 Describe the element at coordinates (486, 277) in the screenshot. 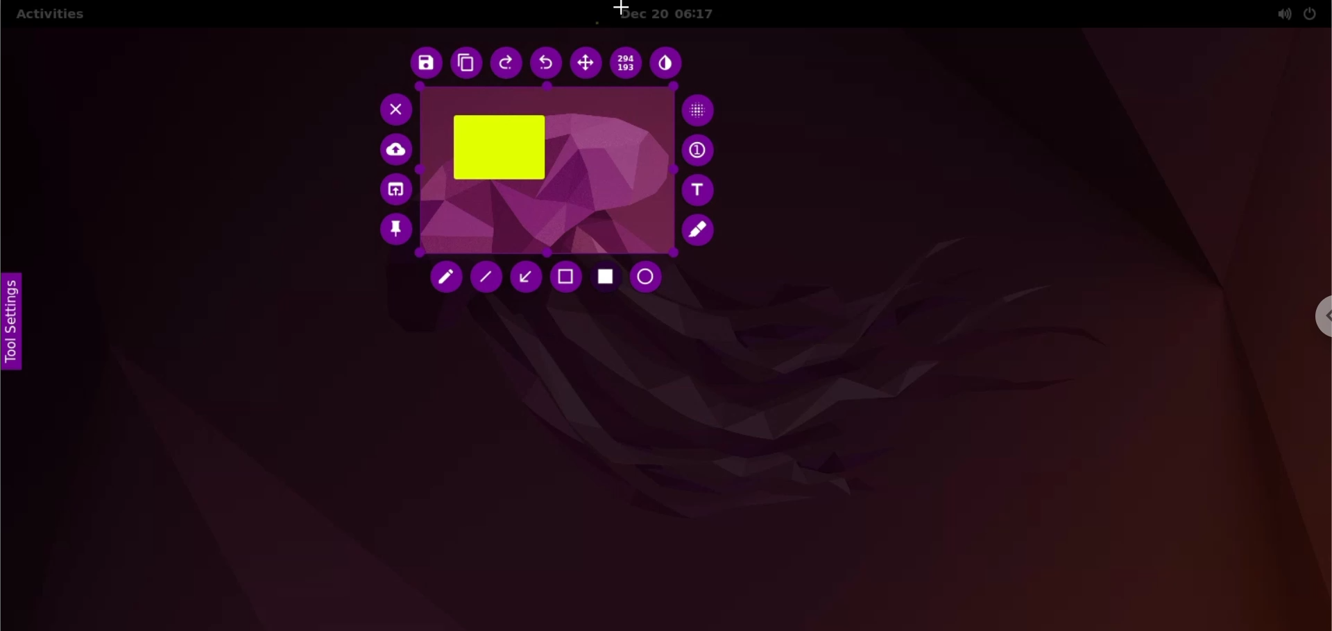

I see `line tool` at that location.